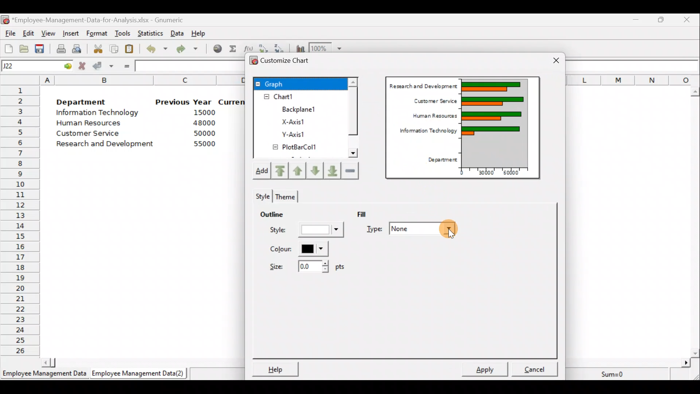  What do you see at coordinates (298, 170) in the screenshot?
I see `Move up` at bounding box center [298, 170].